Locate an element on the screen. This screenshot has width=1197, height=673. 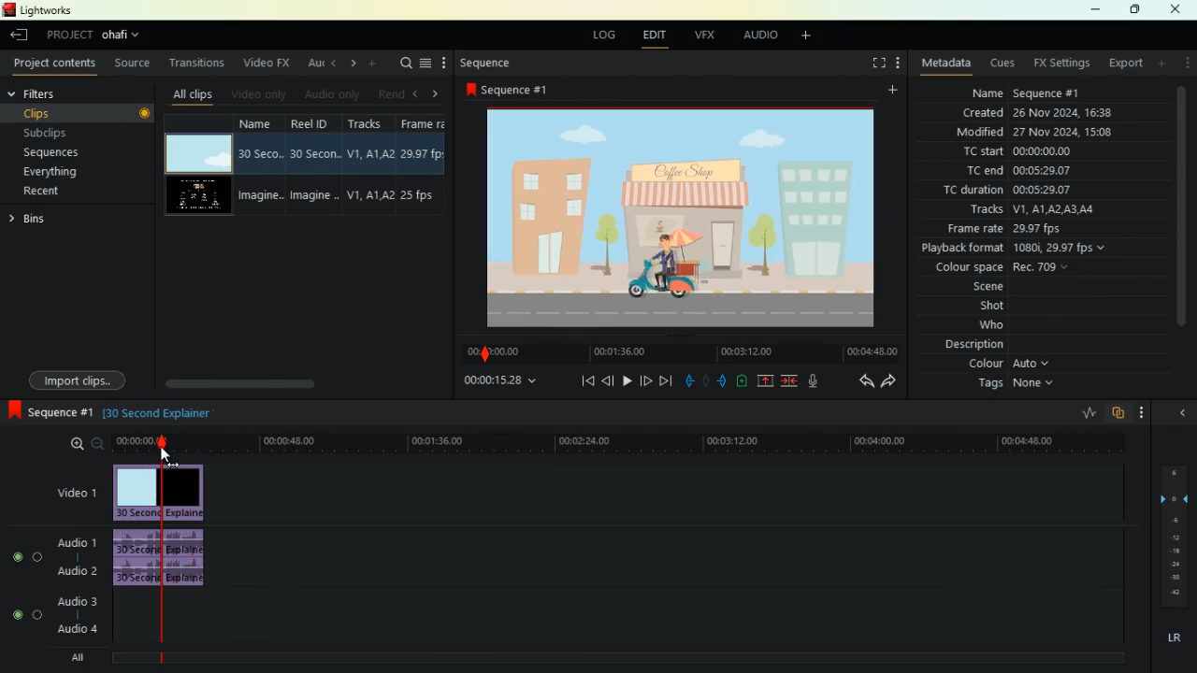
name is located at coordinates (989, 94).